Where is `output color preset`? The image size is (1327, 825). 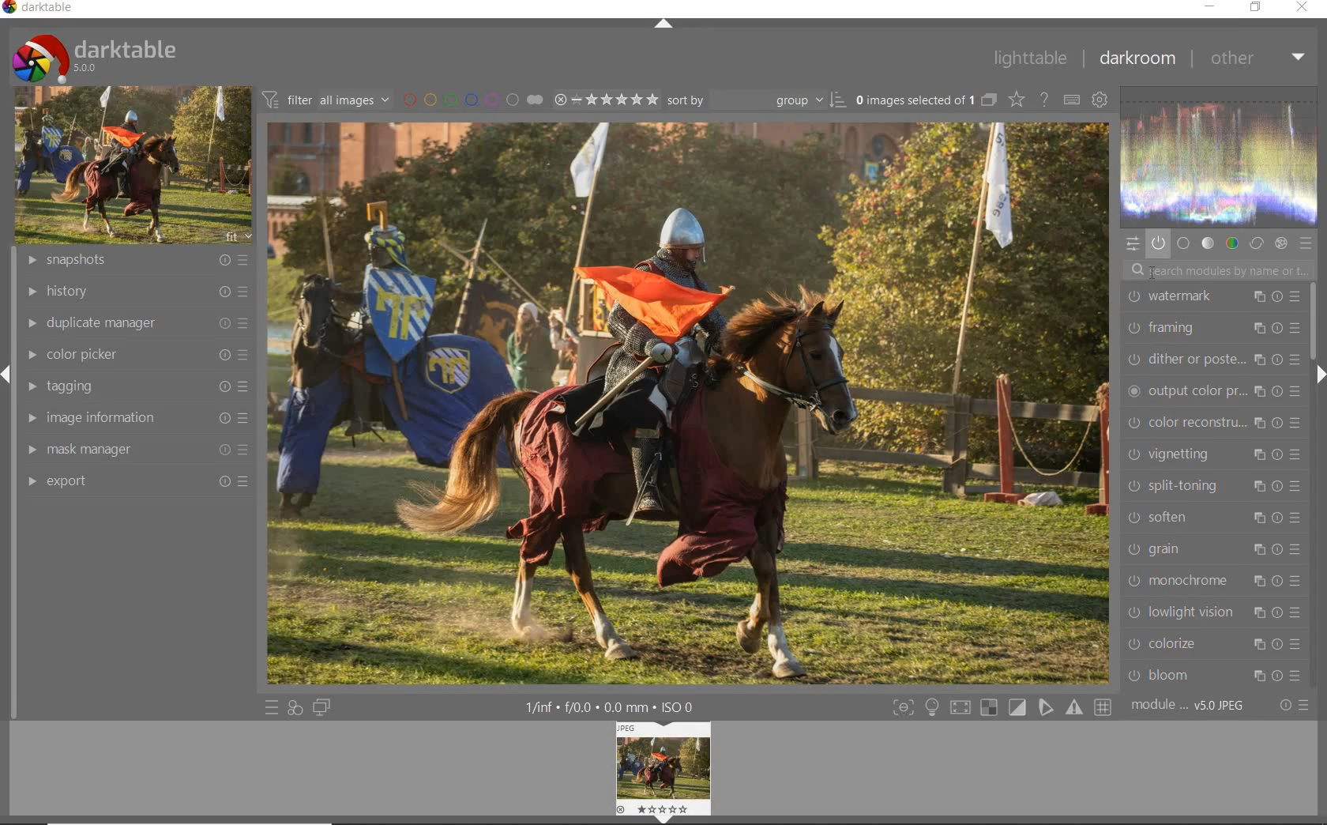
output color preset is located at coordinates (1209, 390).